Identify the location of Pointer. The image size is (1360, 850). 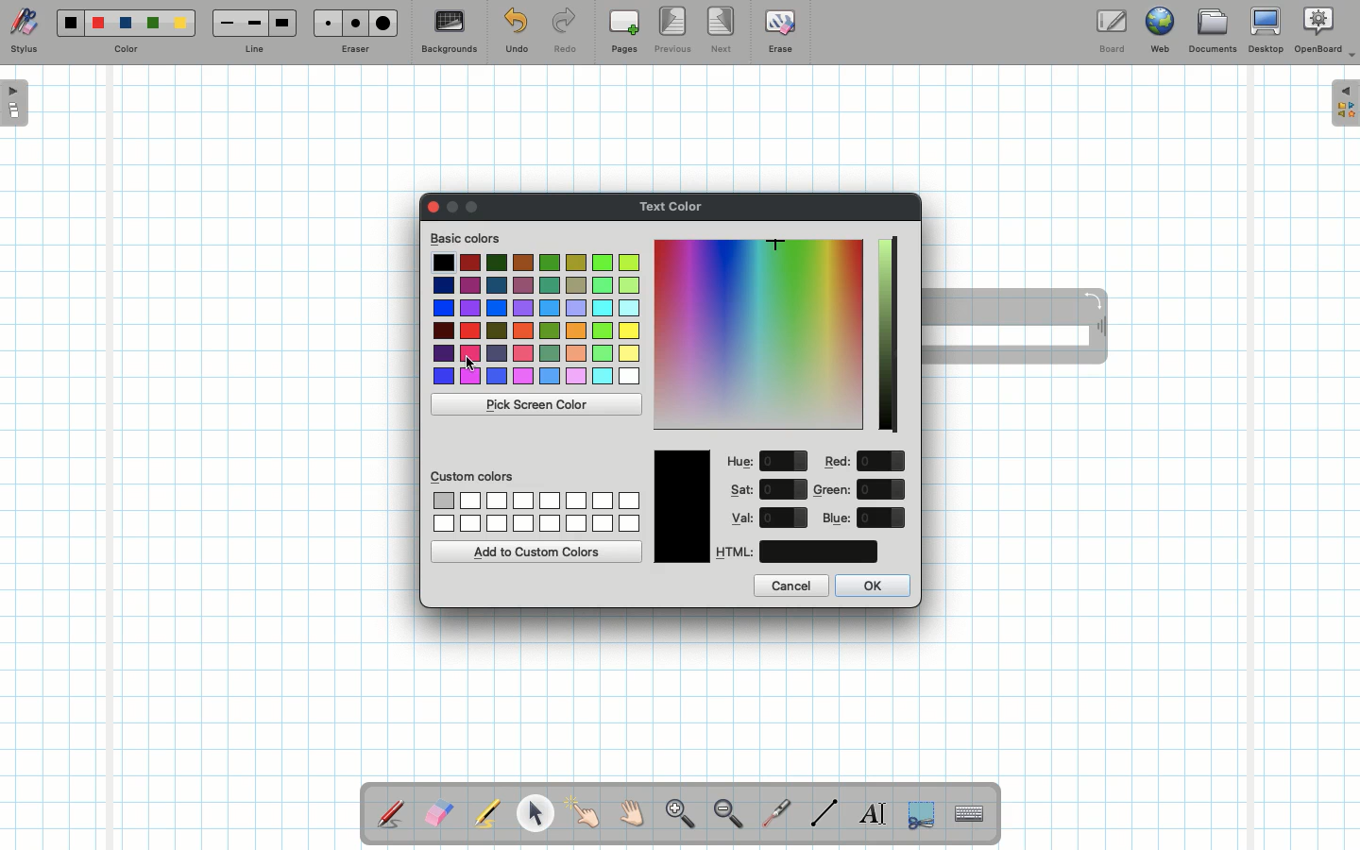
(584, 813).